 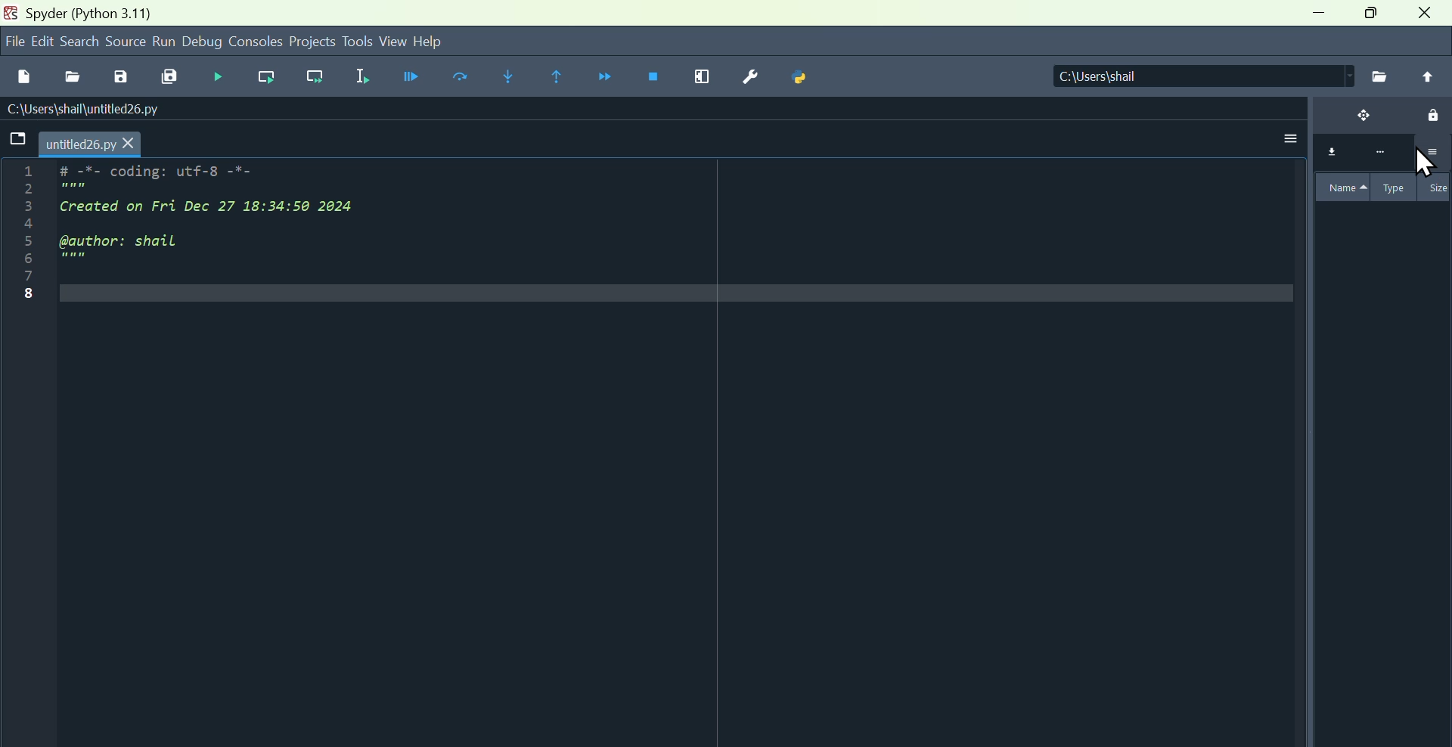 What do you see at coordinates (1379, 358) in the screenshot?
I see `Variable explorer` at bounding box center [1379, 358].